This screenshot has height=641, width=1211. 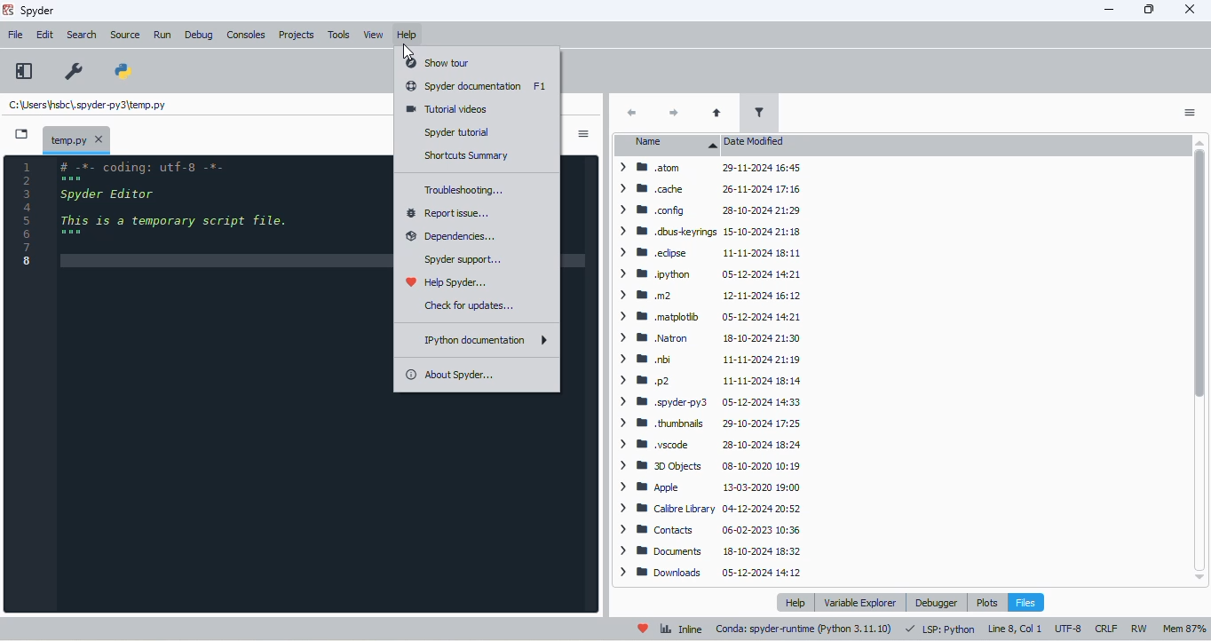 What do you see at coordinates (7, 10) in the screenshot?
I see `logo` at bounding box center [7, 10].